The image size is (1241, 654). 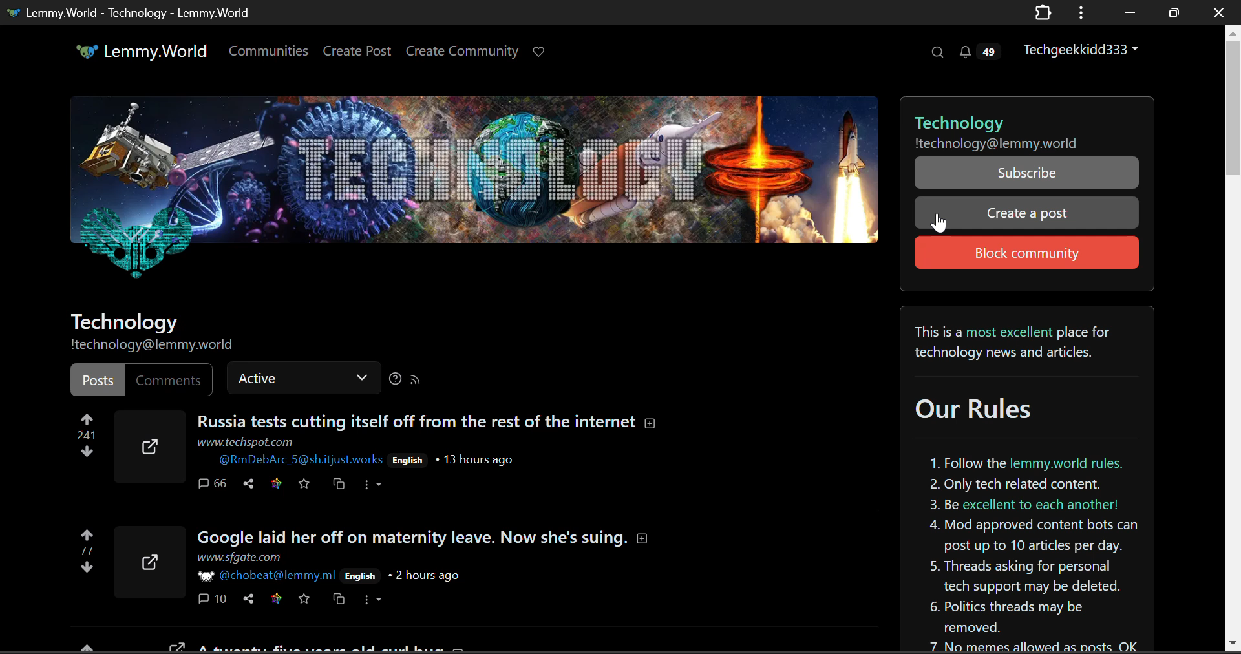 What do you see at coordinates (427, 422) in the screenshot?
I see `Russia tests cutting itself off from the restof the internet` at bounding box center [427, 422].